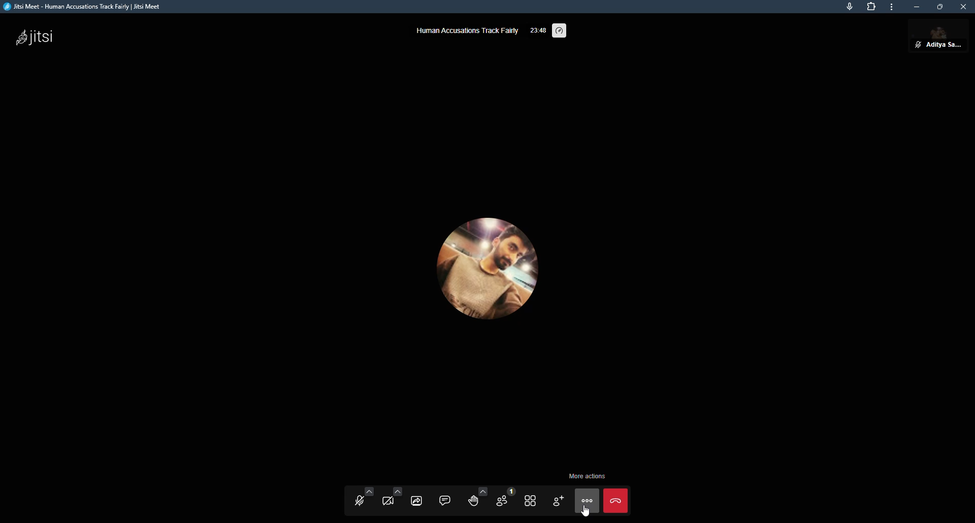 This screenshot has width=975, height=523. I want to click on more actions, so click(587, 502).